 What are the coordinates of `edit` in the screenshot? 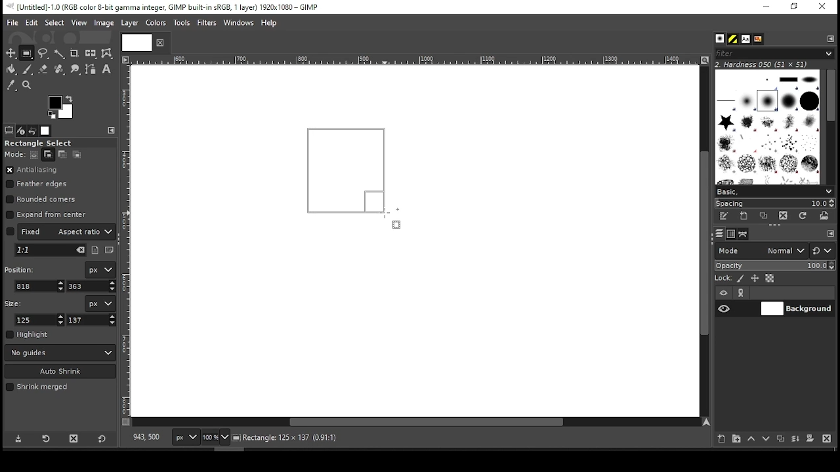 It's located at (31, 22).